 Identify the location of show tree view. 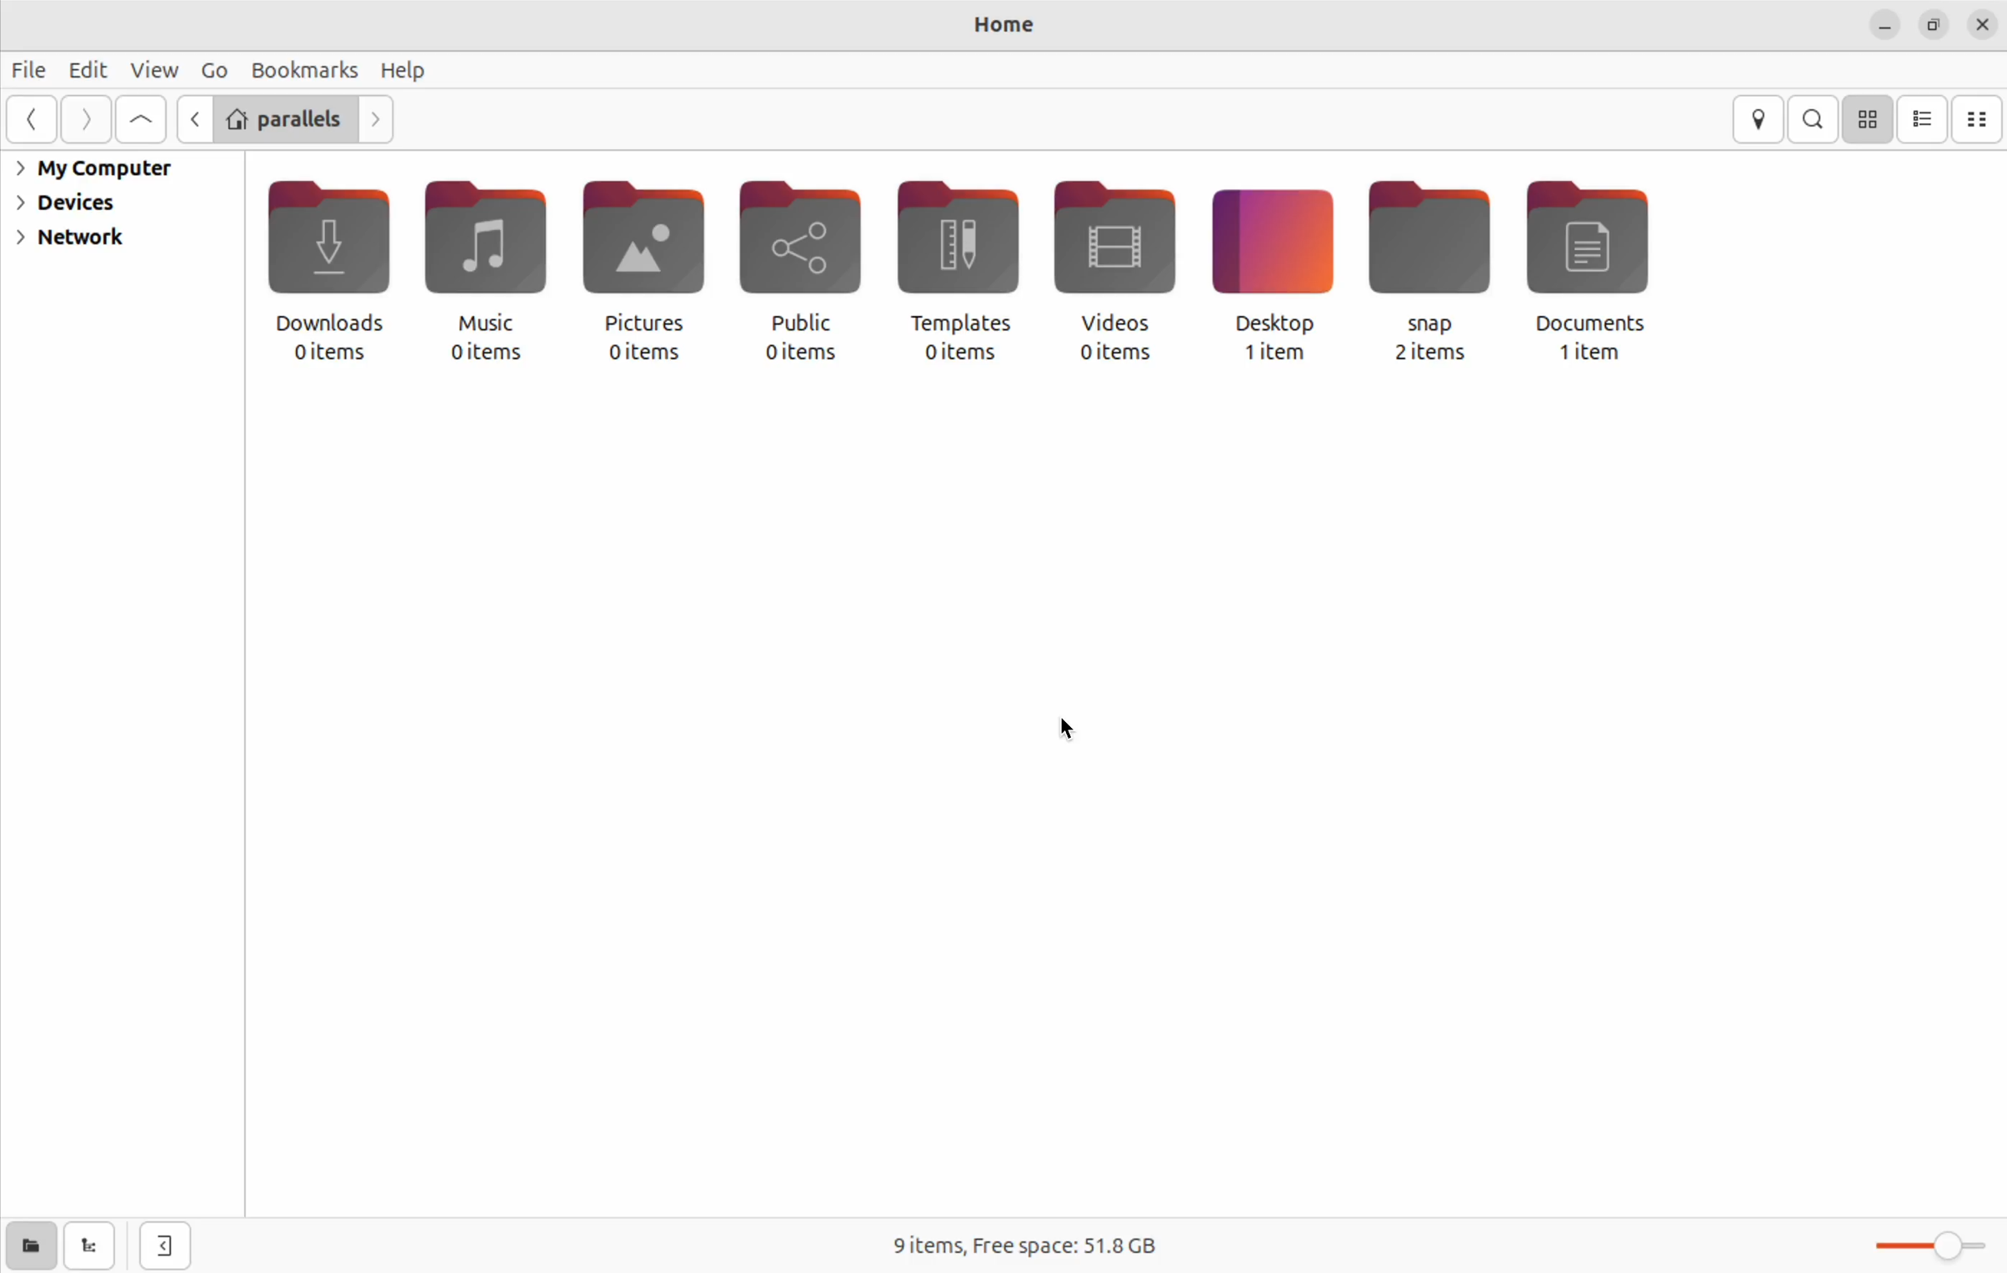
(92, 1246).